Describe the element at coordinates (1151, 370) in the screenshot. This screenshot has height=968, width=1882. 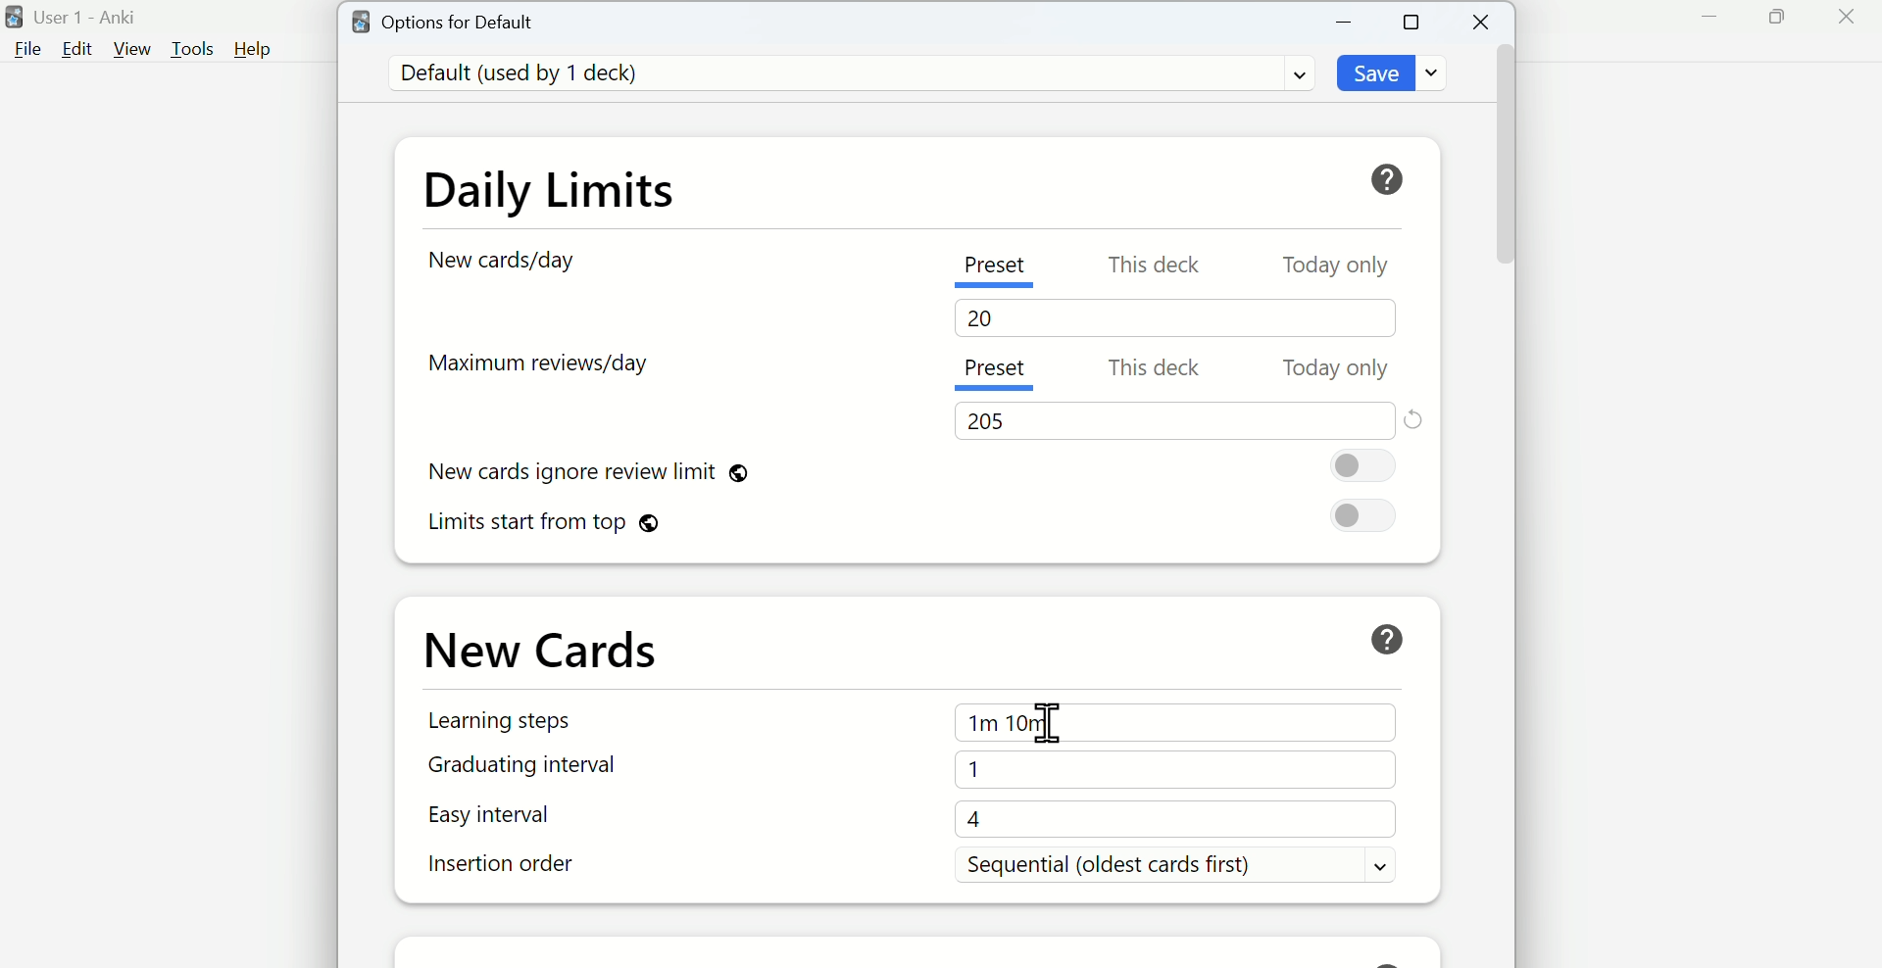
I see `This deck` at that location.